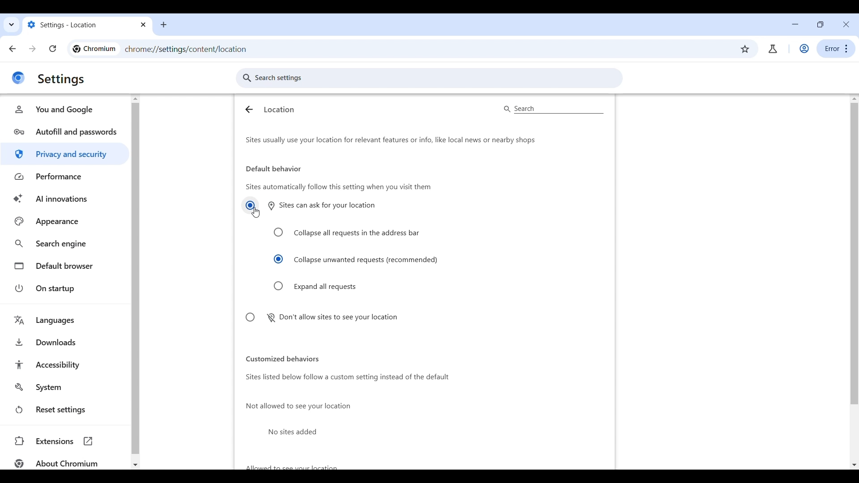 The height and width of the screenshot is (483, 859). What do you see at coordinates (281, 109) in the screenshot?
I see `location ` at bounding box center [281, 109].